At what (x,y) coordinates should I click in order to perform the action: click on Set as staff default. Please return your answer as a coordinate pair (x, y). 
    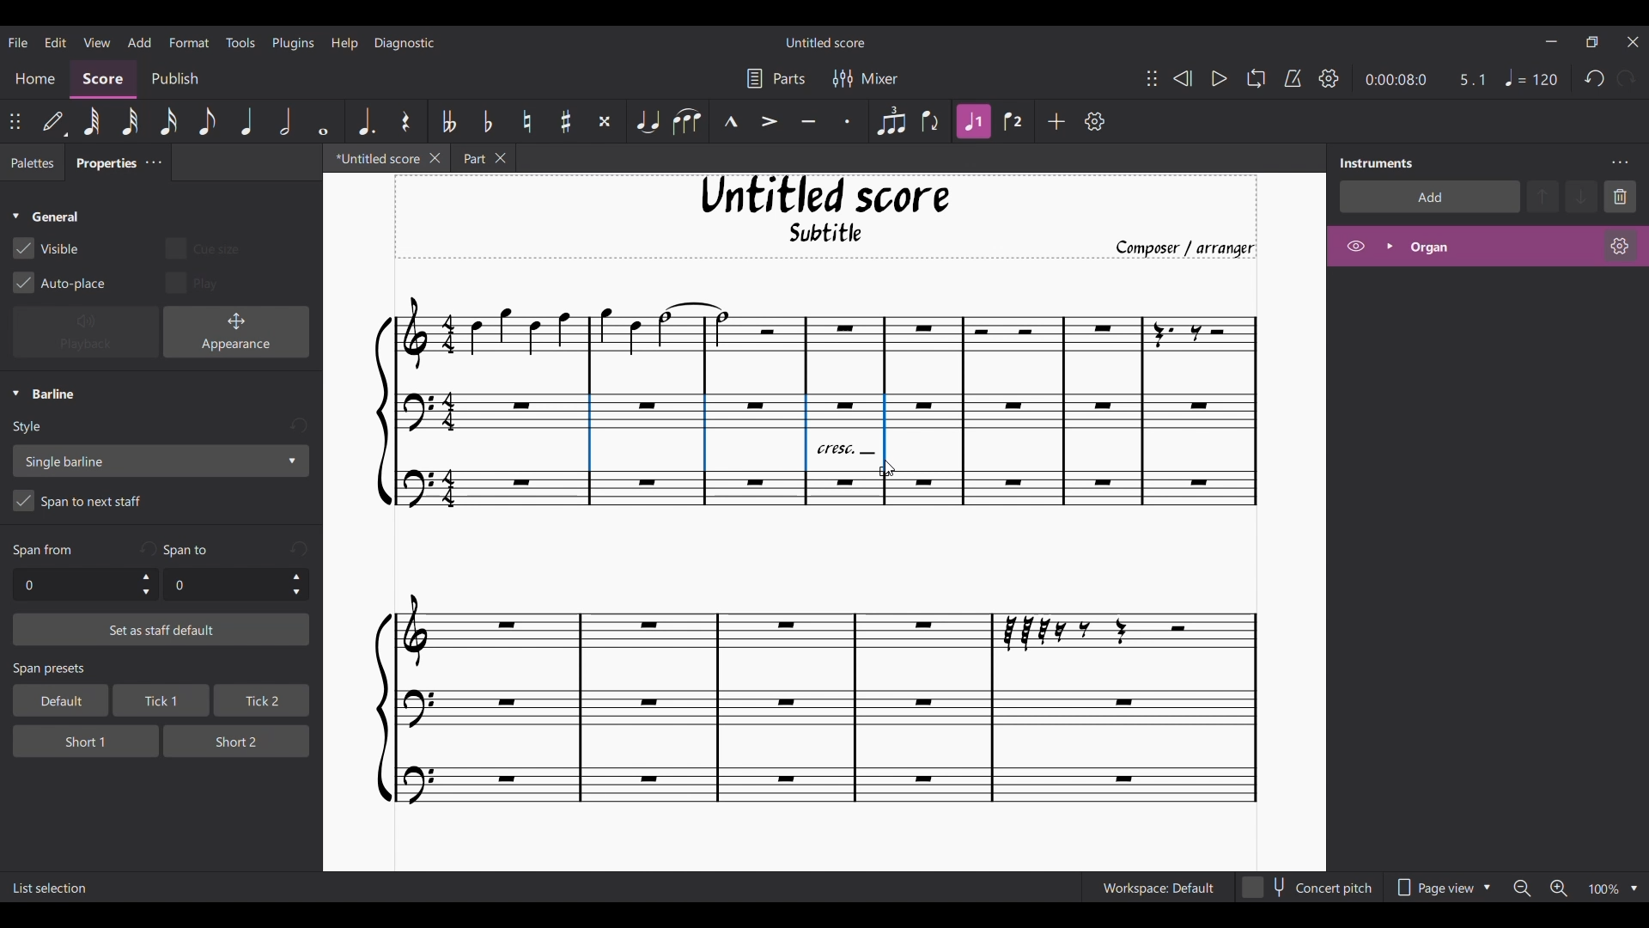
    Looking at the image, I should click on (161, 630).